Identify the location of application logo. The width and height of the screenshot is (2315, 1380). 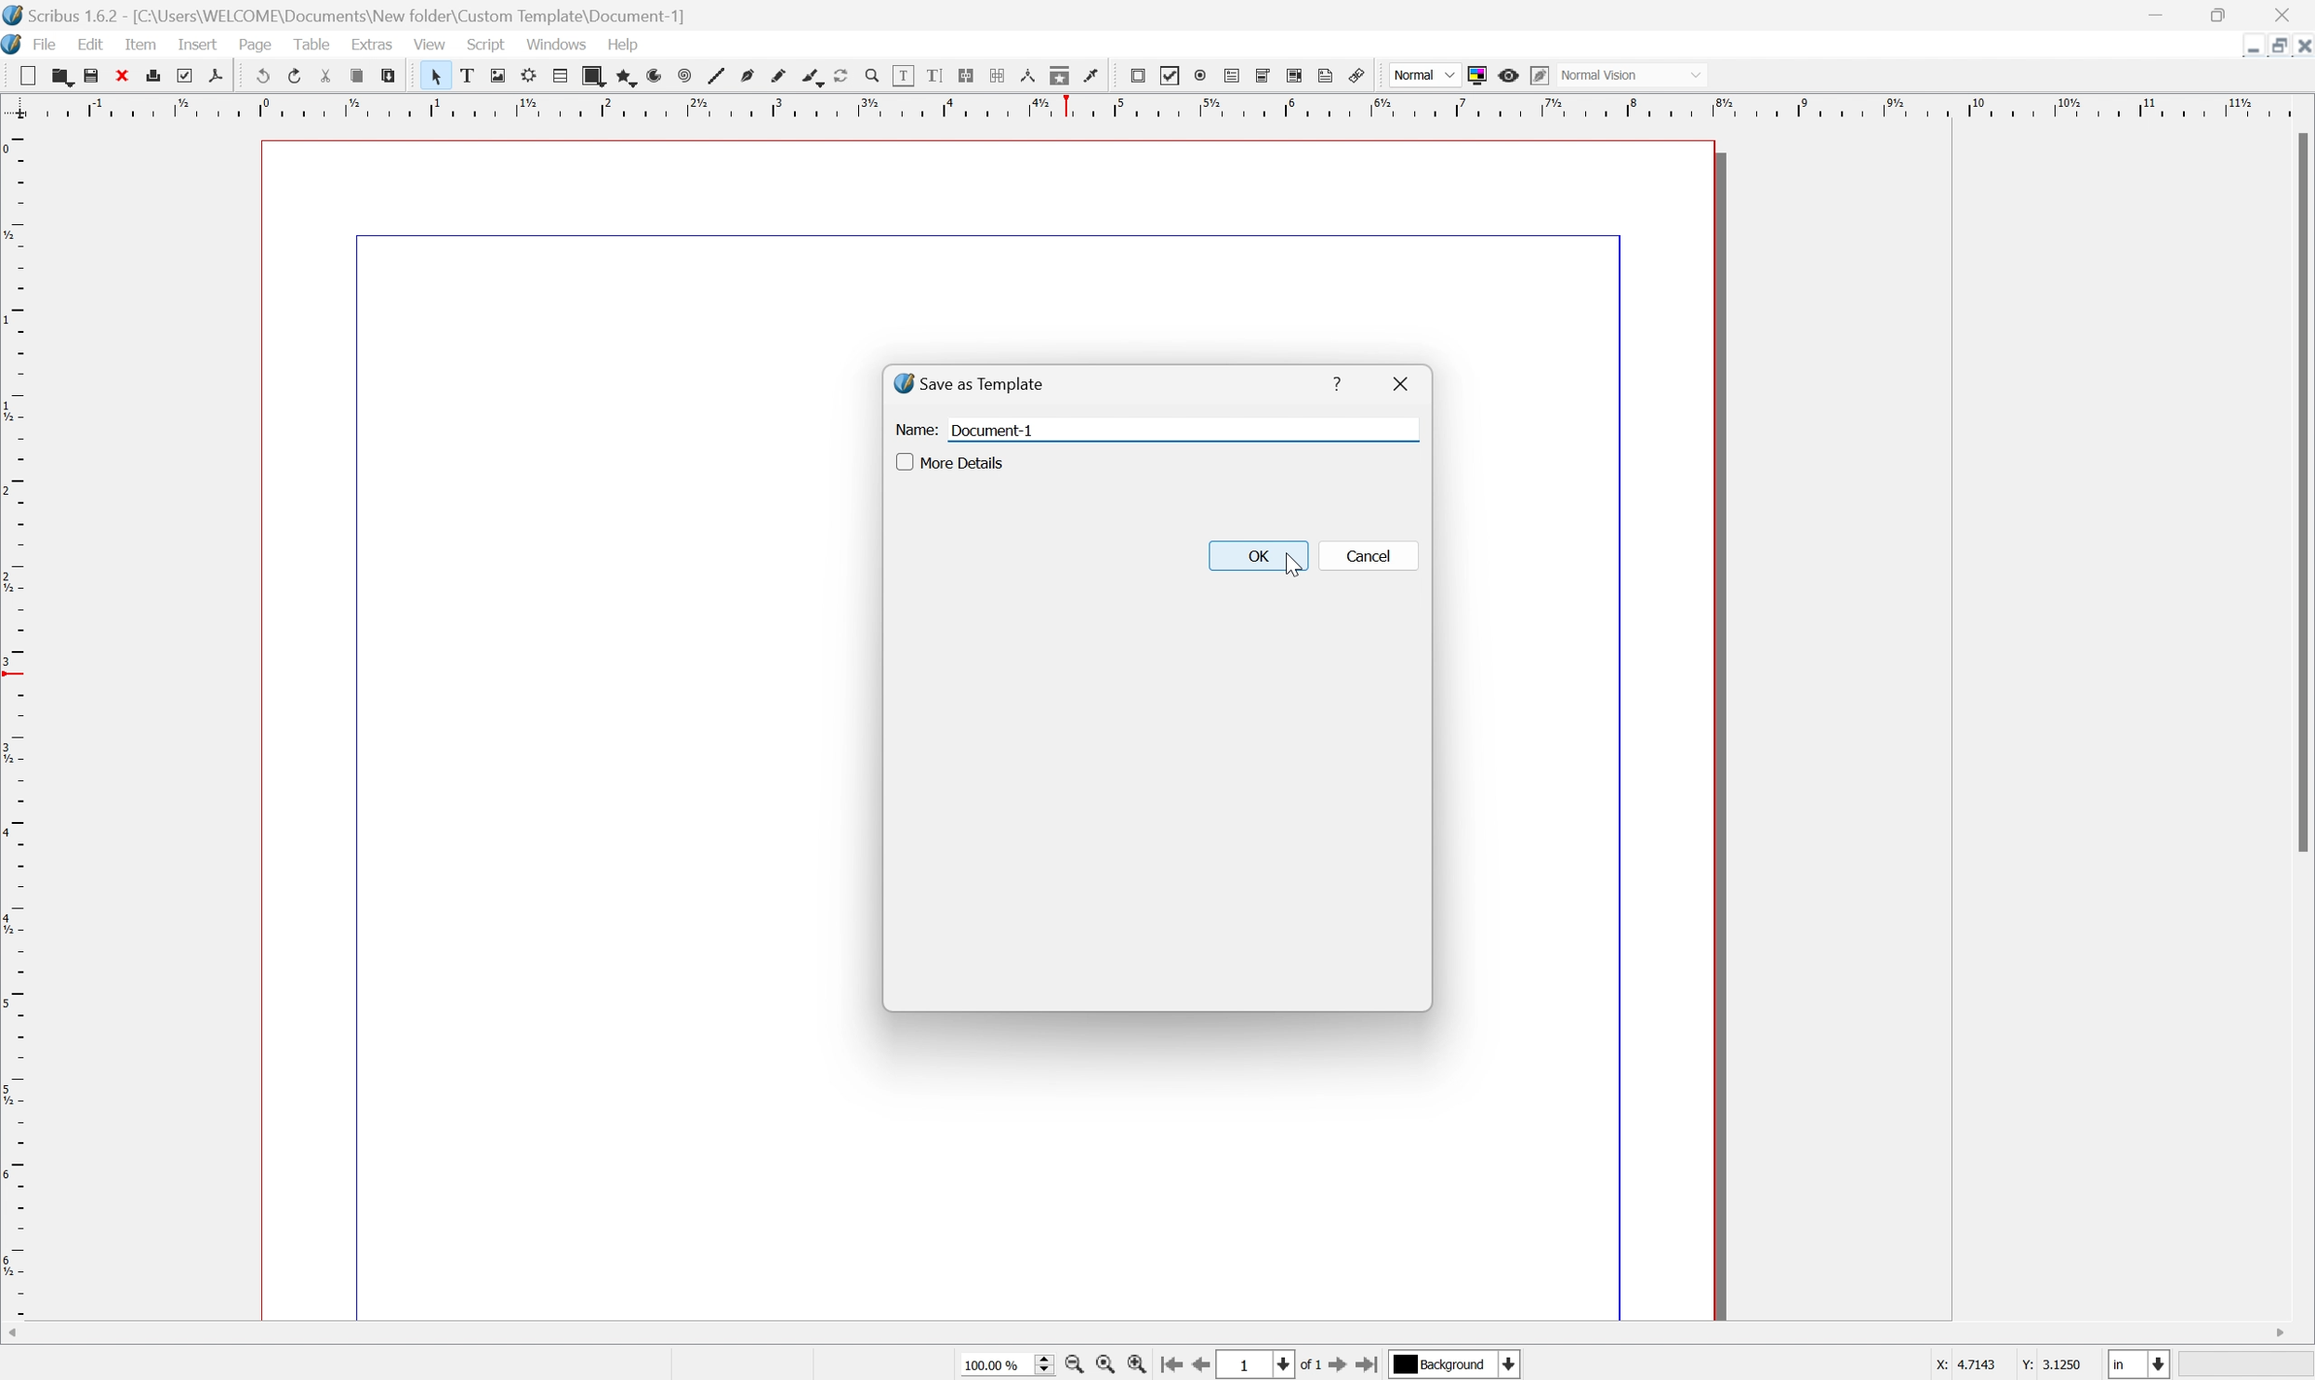
(15, 44).